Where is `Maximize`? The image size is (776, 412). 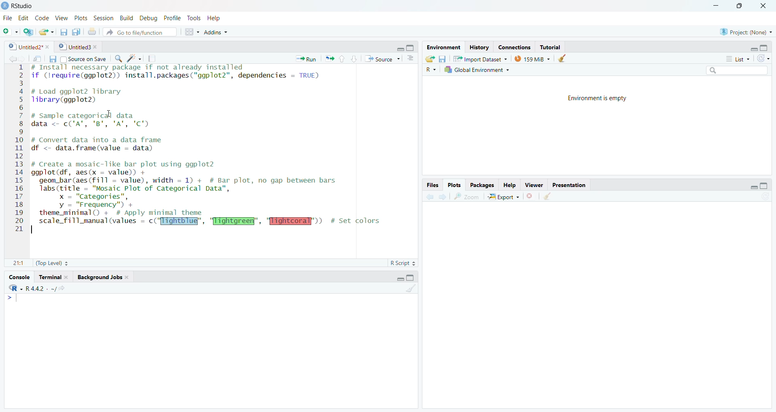 Maximize is located at coordinates (765, 48).